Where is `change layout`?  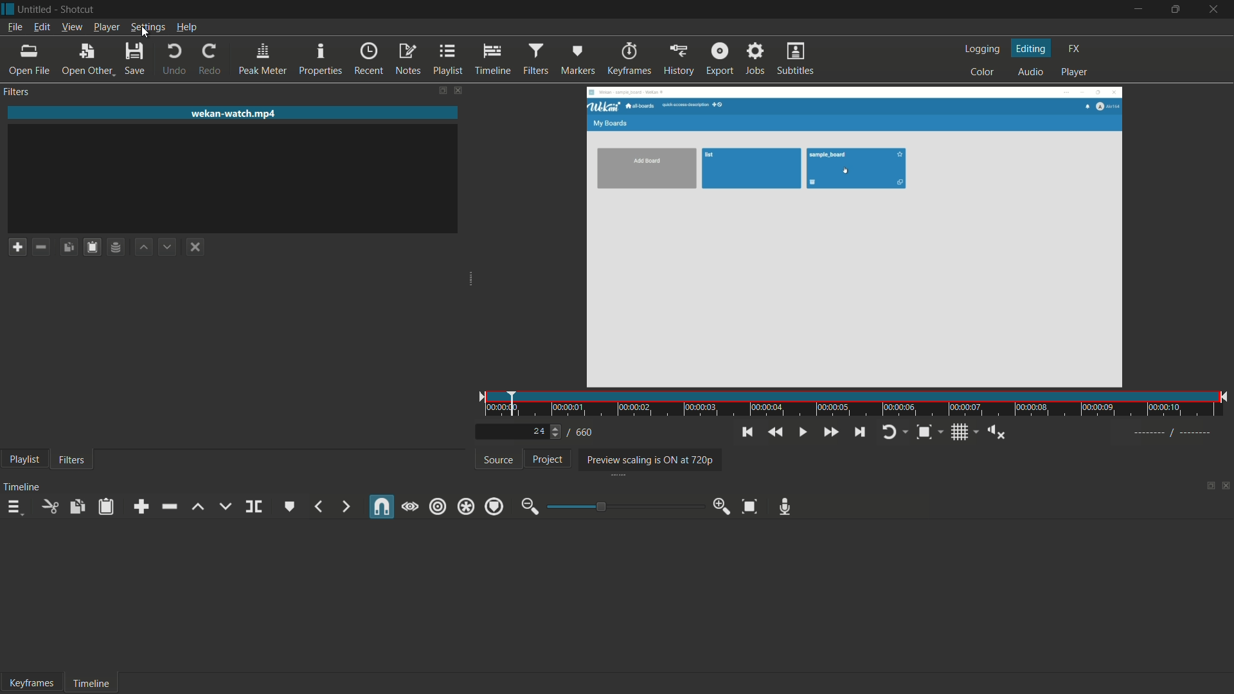 change layout is located at coordinates (438, 90).